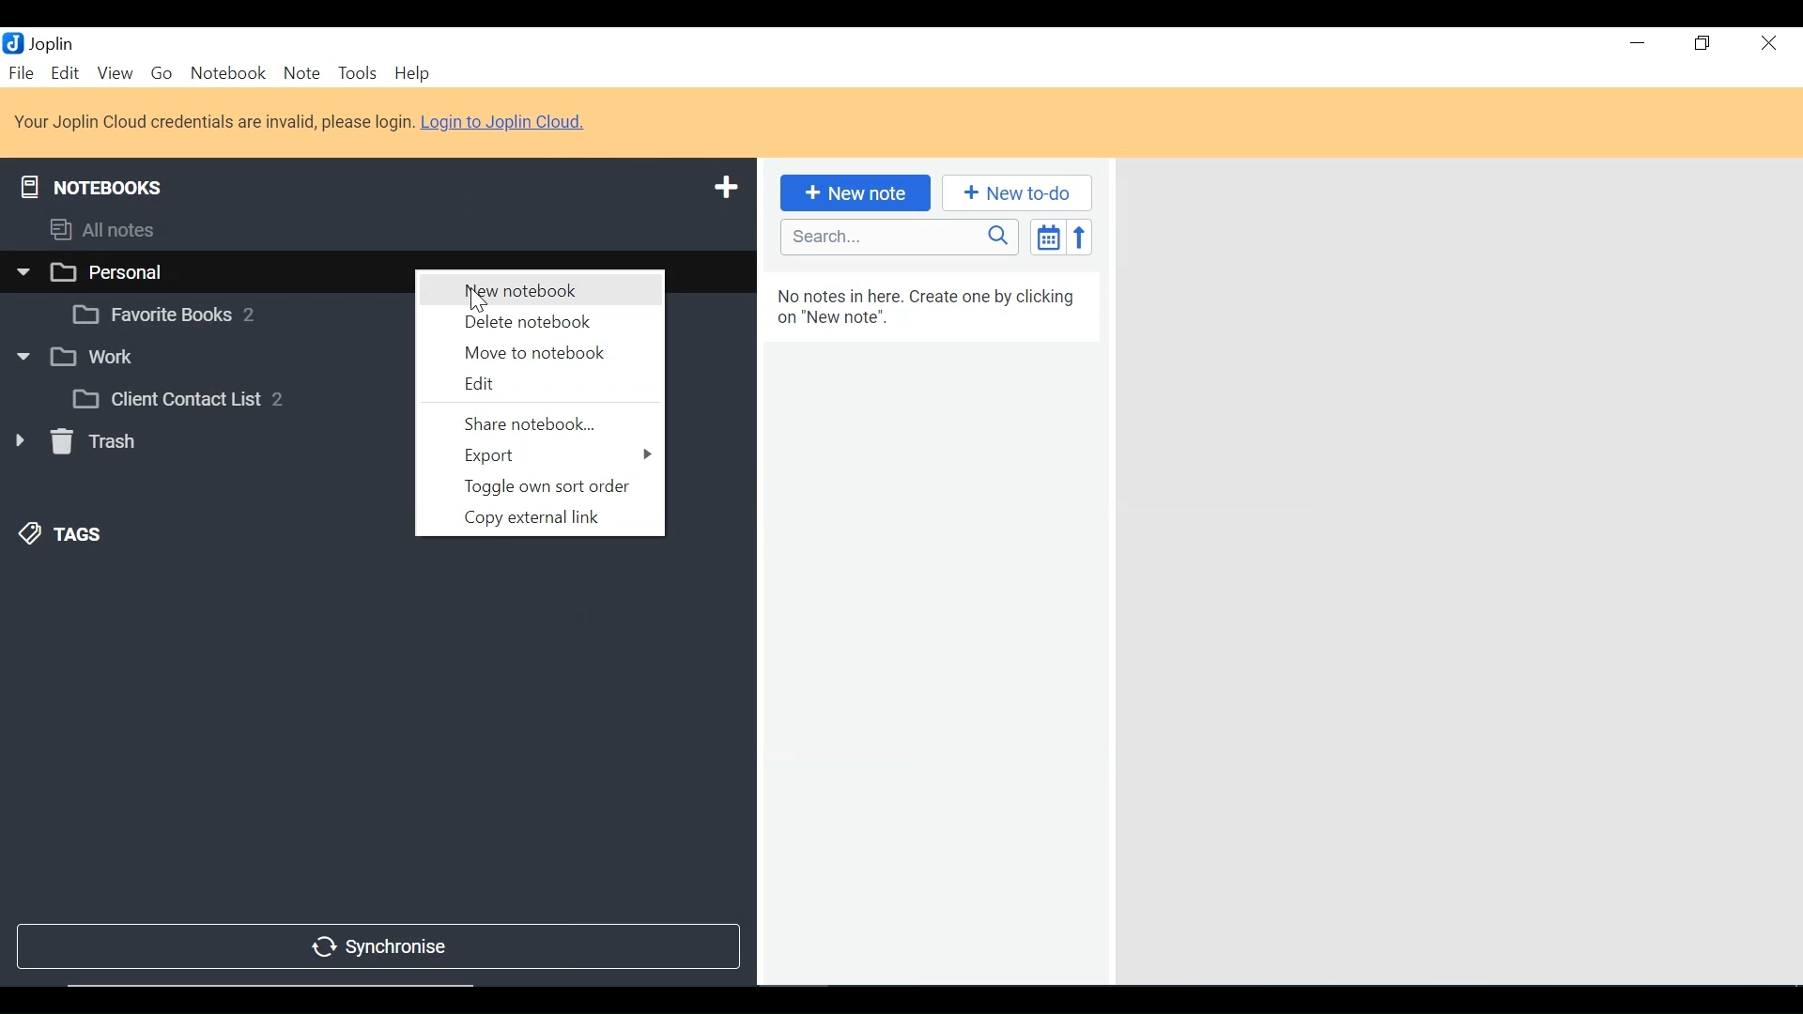 The height and width of the screenshot is (1014, 1803). I want to click on Move to notebook, so click(540, 353).